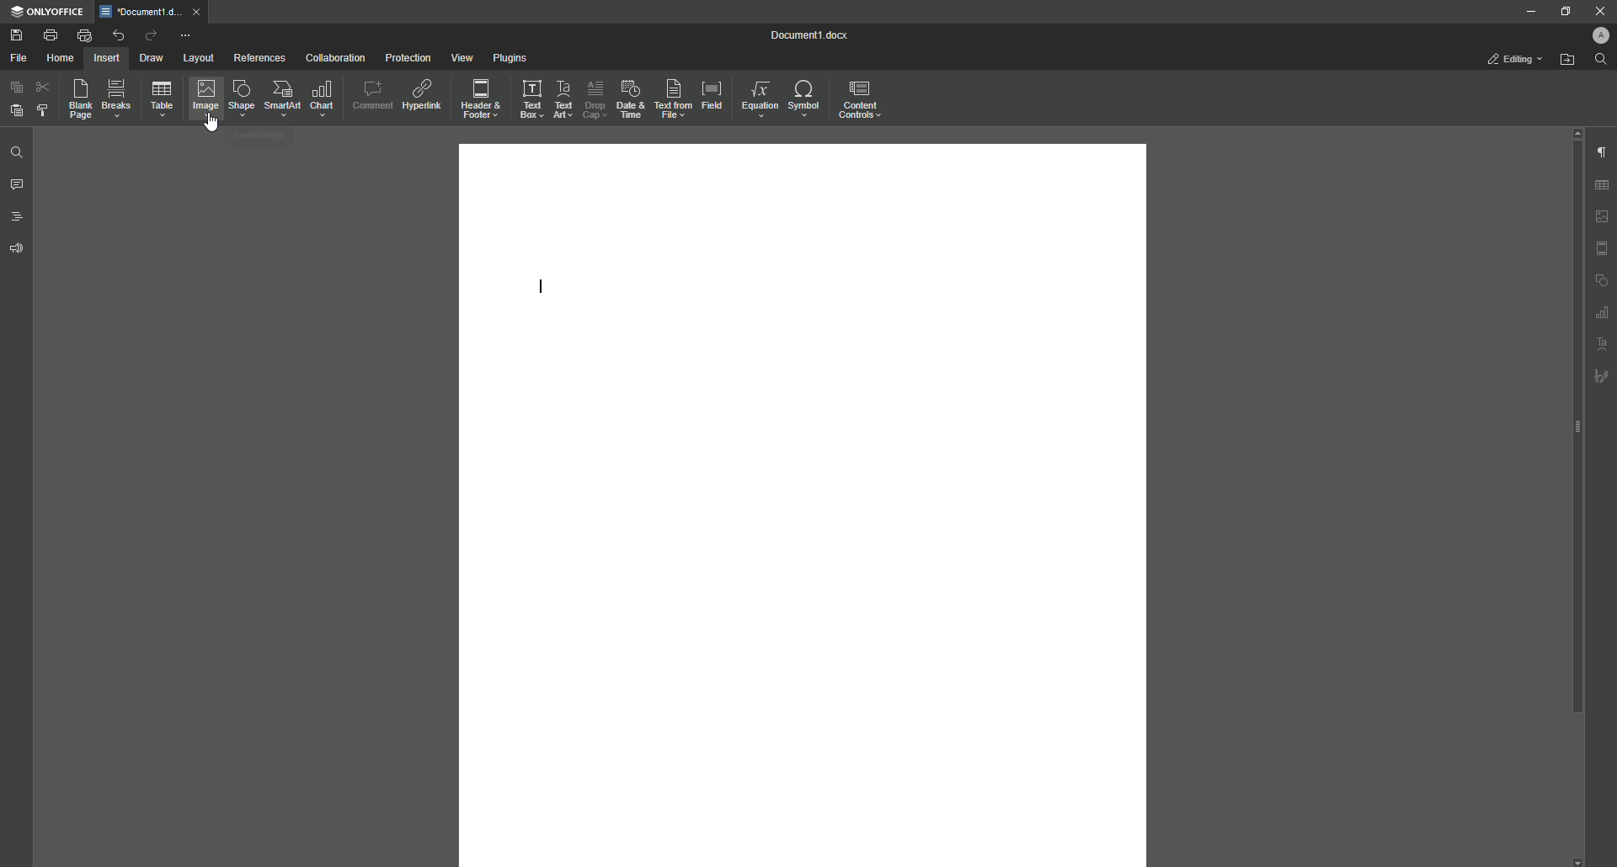 The width and height of the screenshot is (1617, 867). I want to click on Profile, so click(1598, 35).